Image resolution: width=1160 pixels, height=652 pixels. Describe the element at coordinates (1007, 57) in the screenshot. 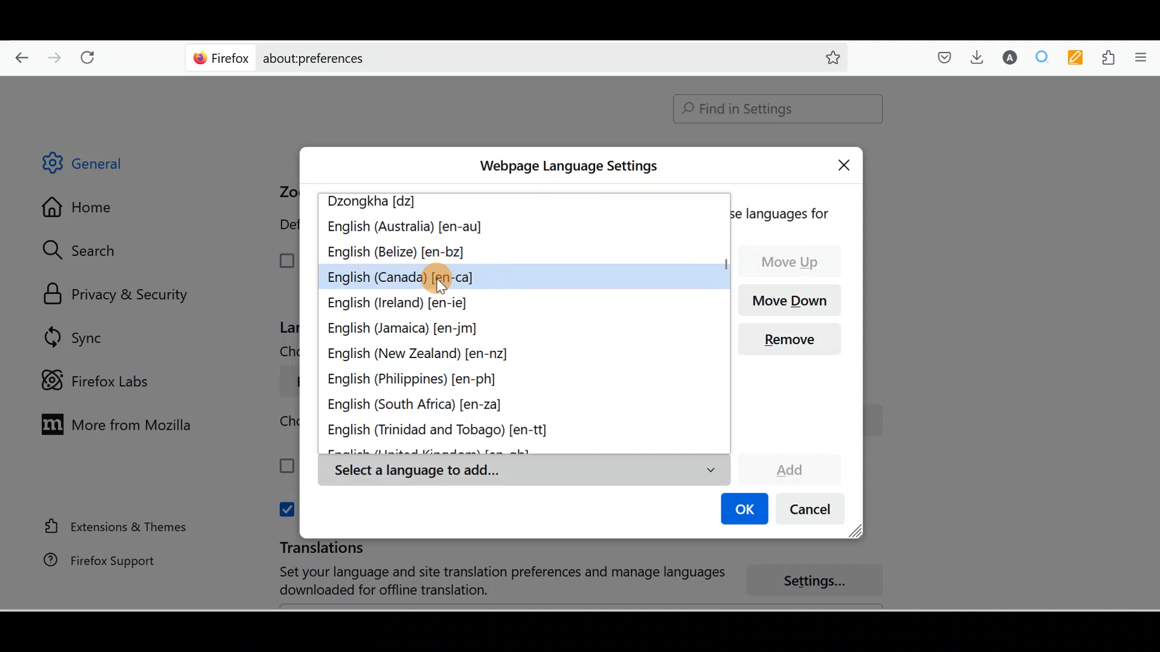

I see `Account` at that location.